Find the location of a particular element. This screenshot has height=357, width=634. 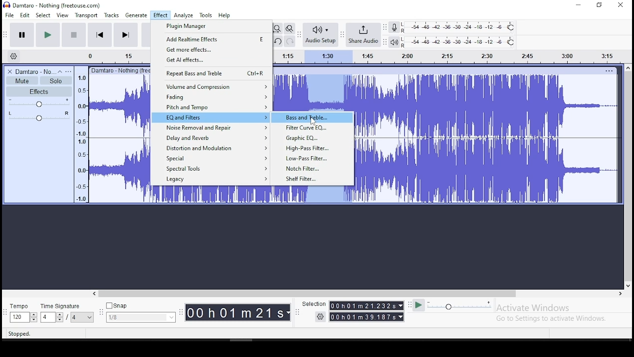

record meter is located at coordinates (394, 27).